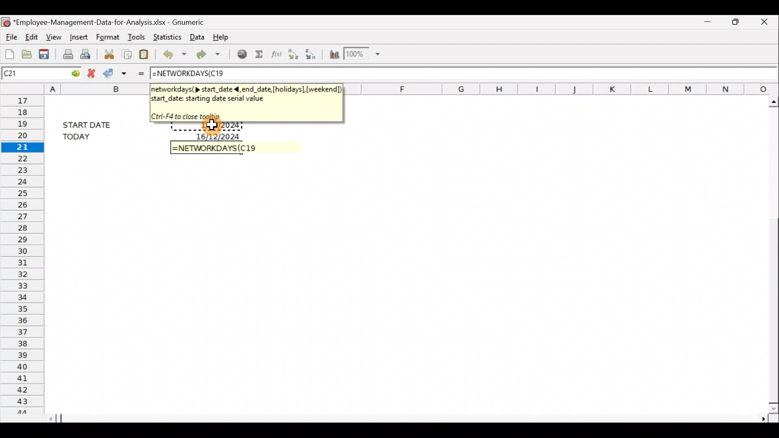  Describe the element at coordinates (88, 54) in the screenshot. I see `Print preview` at that location.